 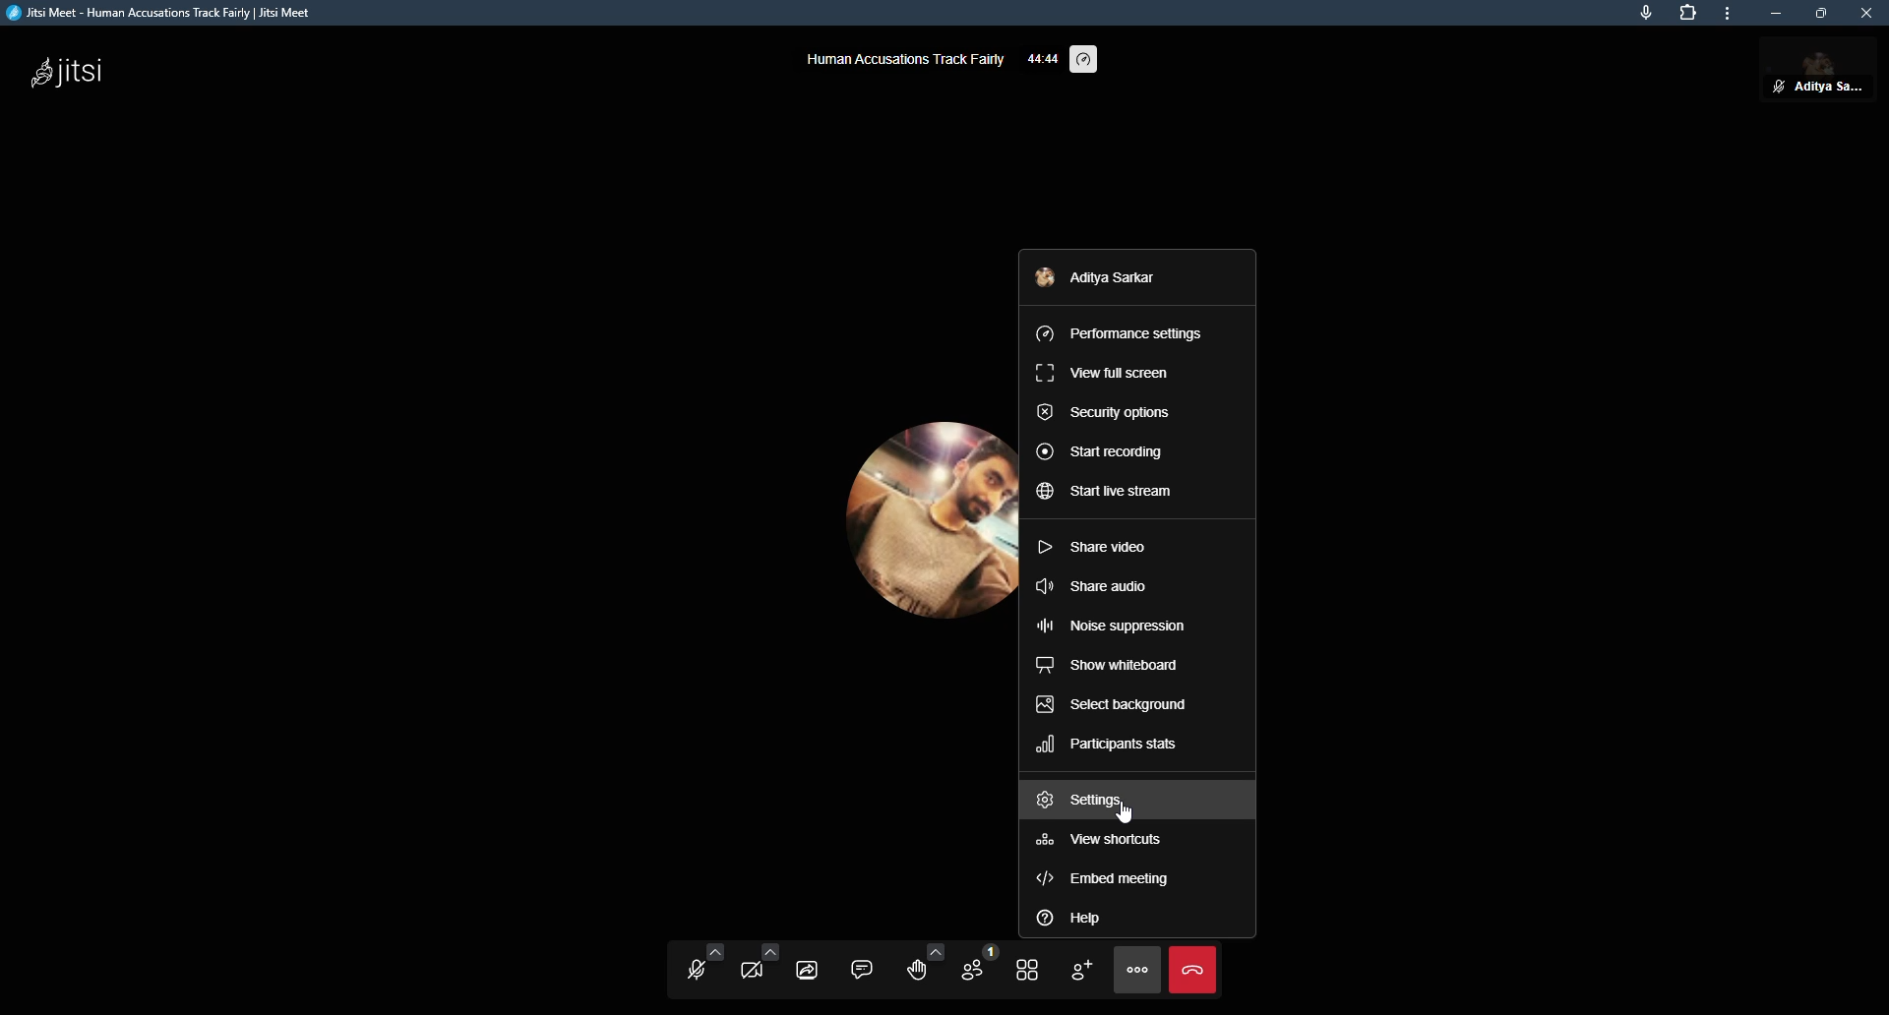 What do you see at coordinates (1106, 840) in the screenshot?
I see `view shortcuts` at bounding box center [1106, 840].